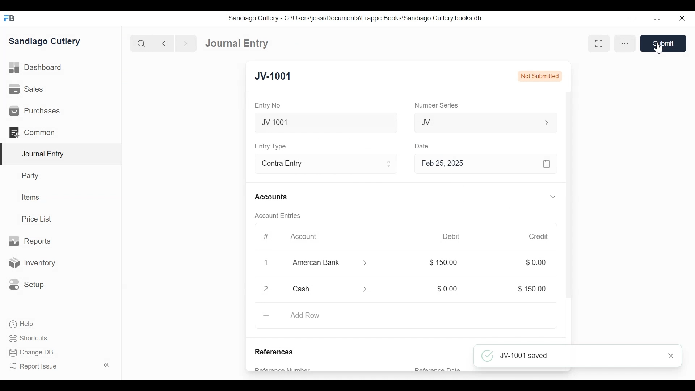 This screenshot has width=695, height=391. What do you see at coordinates (265, 262) in the screenshot?
I see `1` at bounding box center [265, 262].